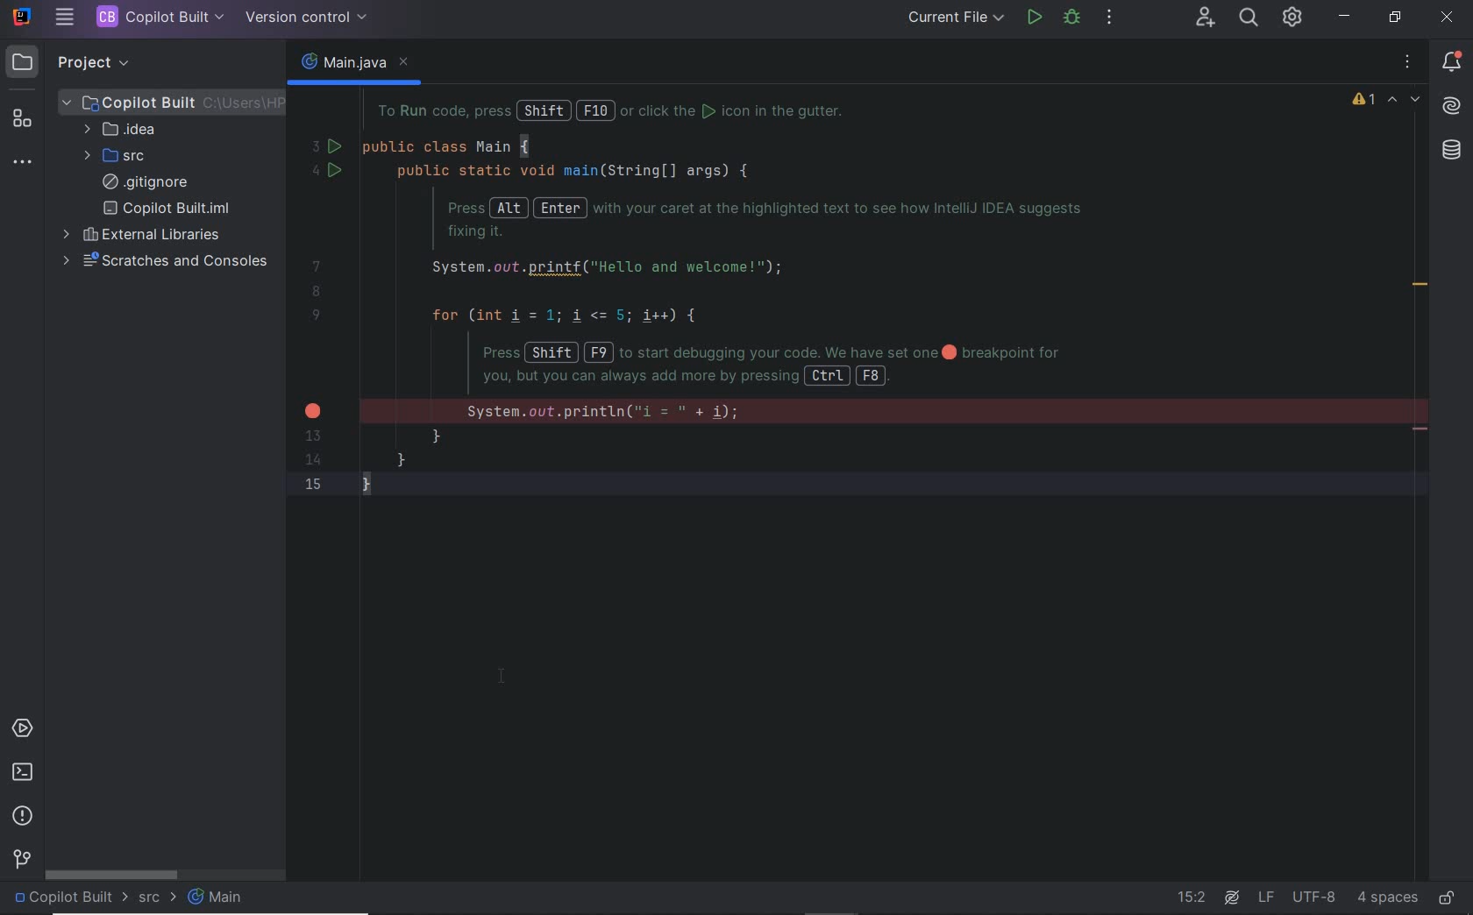 The image size is (1473, 915). What do you see at coordinates (172, 102) in the screenshot?
I see `PROJECT FILE ANME` at bounding box center [172, 102].